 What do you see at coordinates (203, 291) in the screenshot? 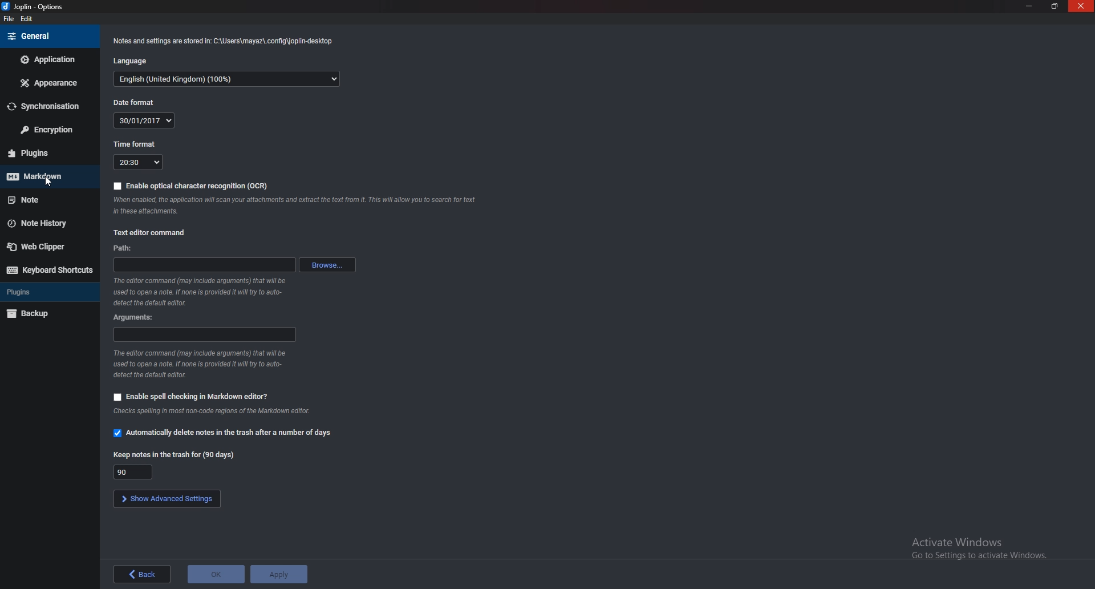
I see `Info` at bounding box center [203, 291].